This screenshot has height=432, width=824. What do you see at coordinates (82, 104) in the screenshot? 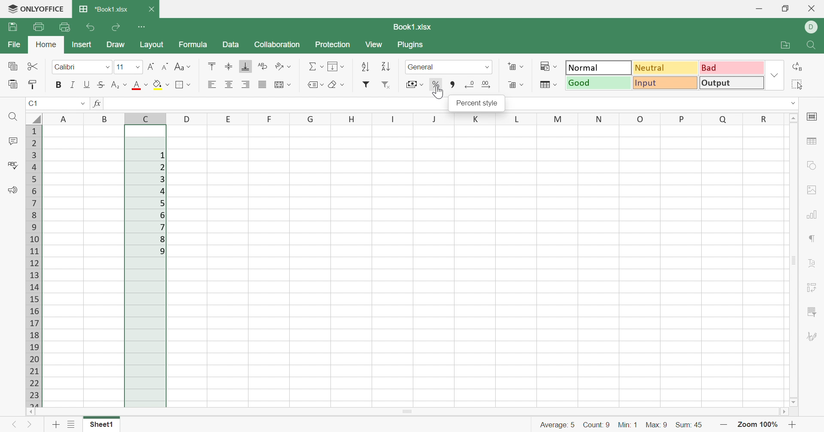
I see `Drop Down` at bounding box center [82, 104].